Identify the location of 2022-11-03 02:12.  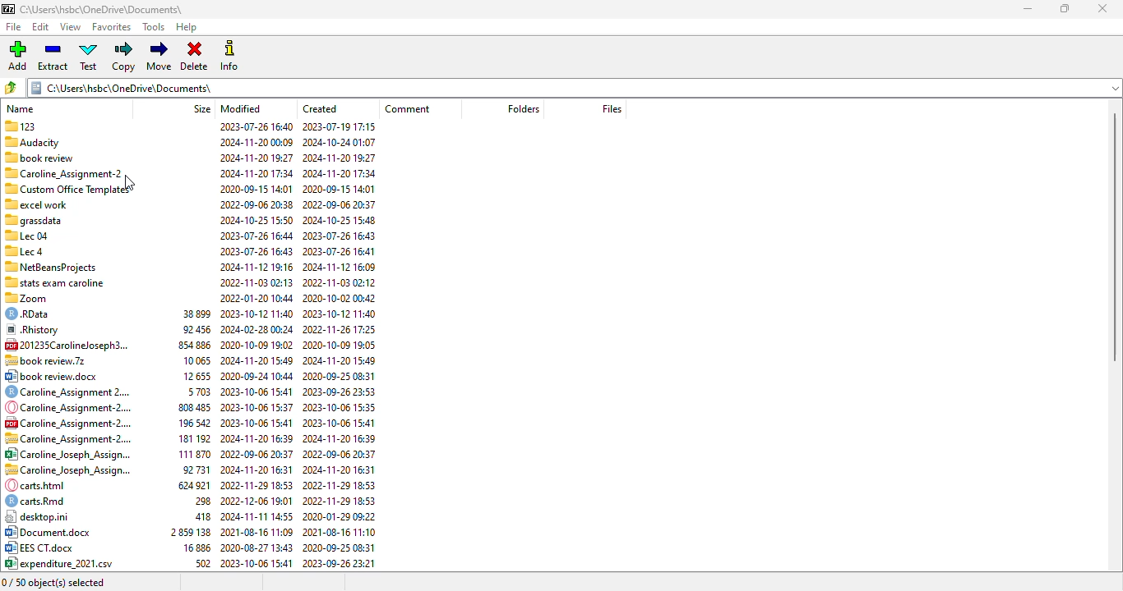
(340, 282).